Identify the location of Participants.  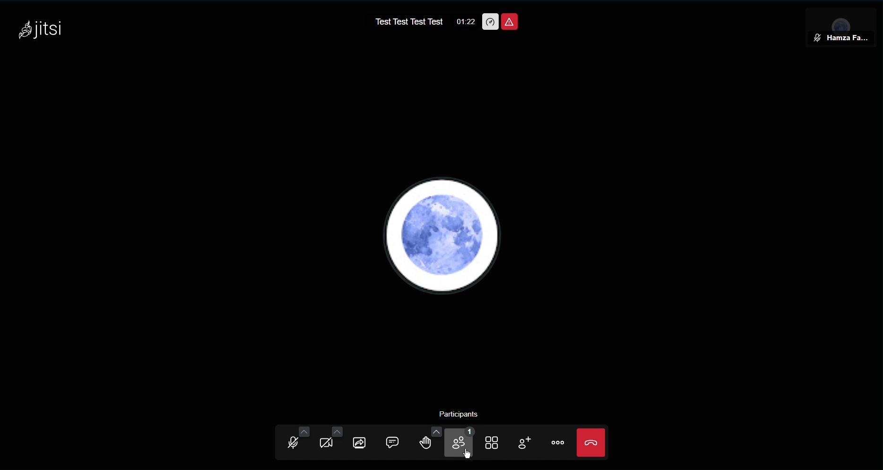
(462, 444).